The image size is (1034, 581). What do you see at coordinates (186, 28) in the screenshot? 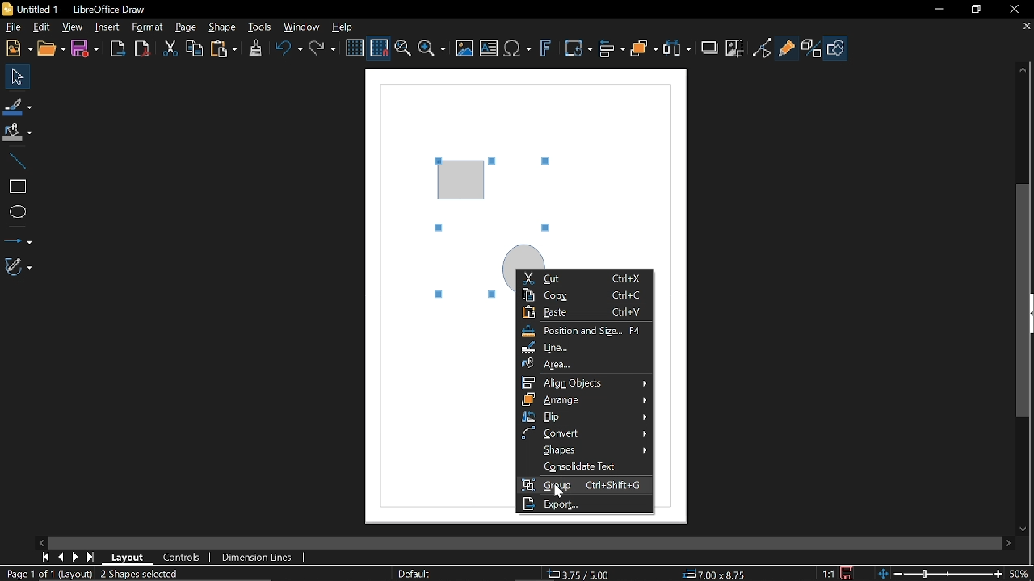
I see `Page` at bounding box center [186, 28].